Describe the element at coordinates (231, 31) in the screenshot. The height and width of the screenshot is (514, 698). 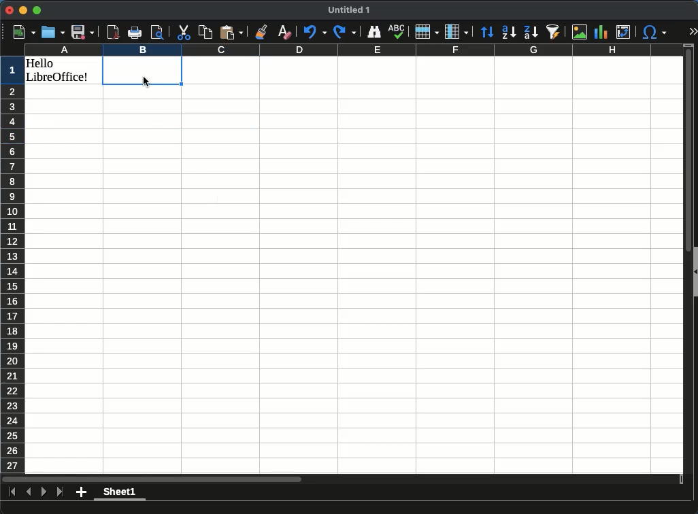
I see `paste` at that location.